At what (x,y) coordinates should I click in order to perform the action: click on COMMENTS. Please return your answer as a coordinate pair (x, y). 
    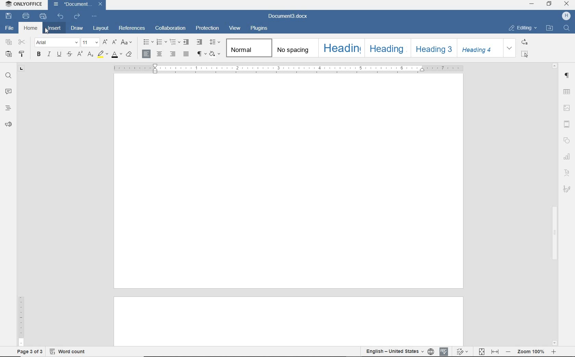
    Looking at the image, I should click on (8, 91).